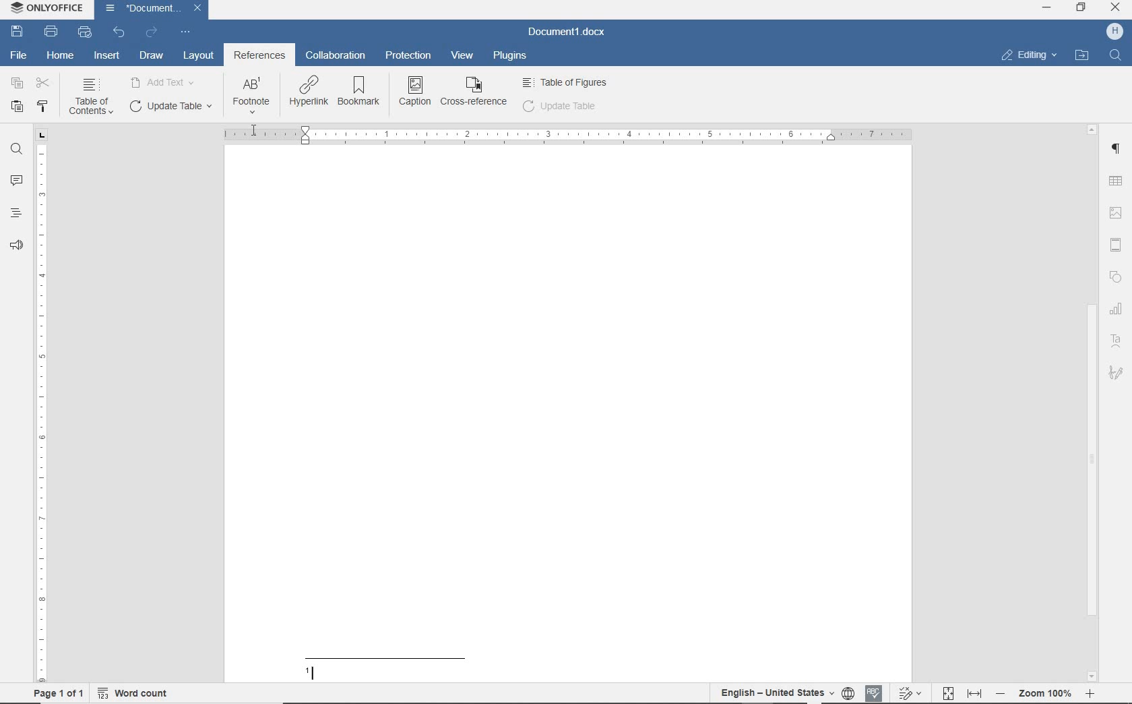 Image resolution: width=1132 pixels, height=704 pixels. What do you see at coordinates (17, 241) in the screenshot?
I see `feedback & support` at bounding box center [17, 241].